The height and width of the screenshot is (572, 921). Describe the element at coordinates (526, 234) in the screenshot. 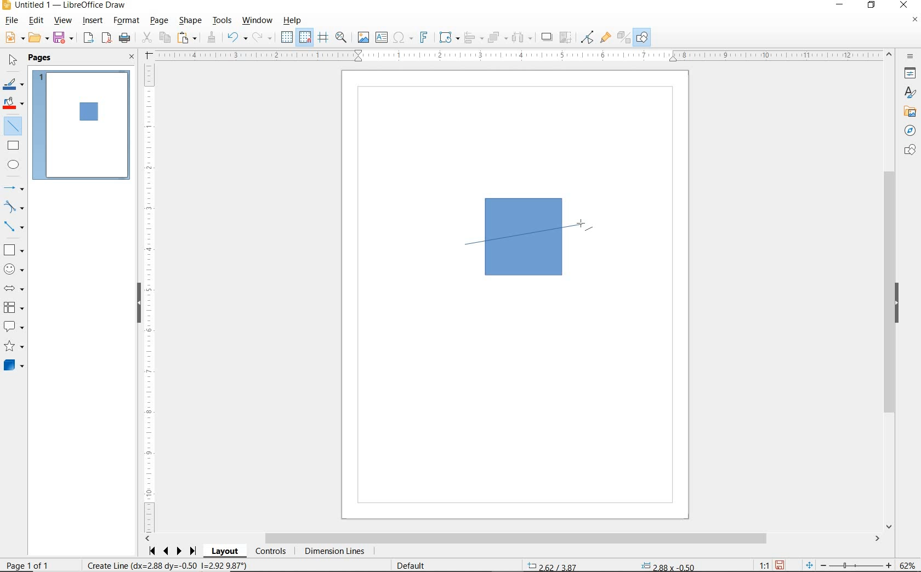

I see `DRAWING LINE` at that location.